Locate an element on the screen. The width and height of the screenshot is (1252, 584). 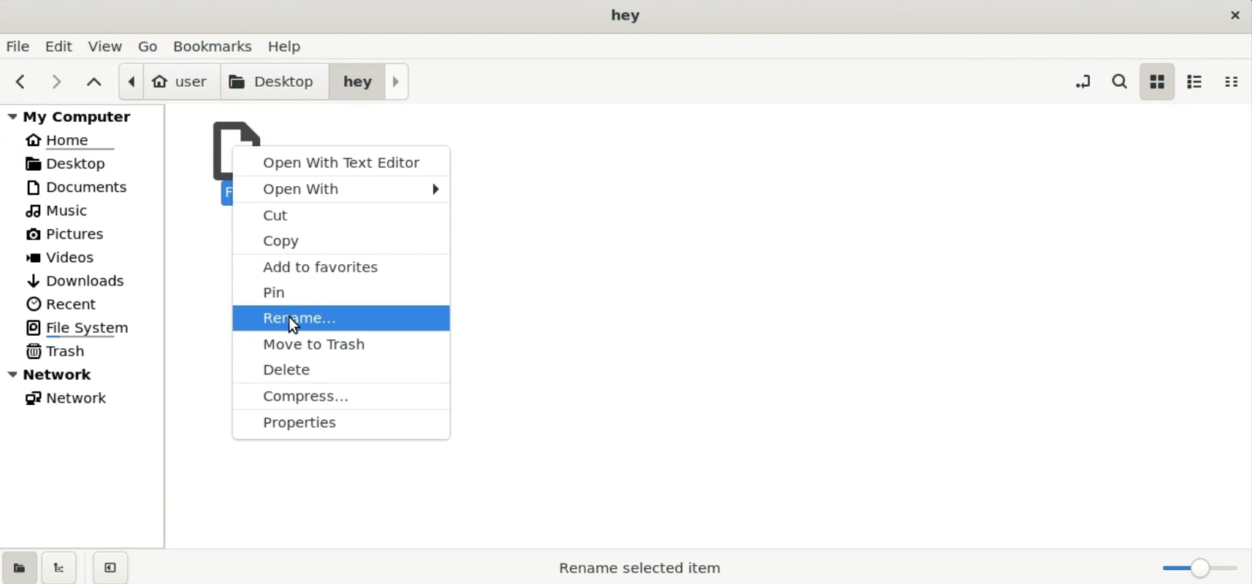
compress is located at coordinates (338, 397).